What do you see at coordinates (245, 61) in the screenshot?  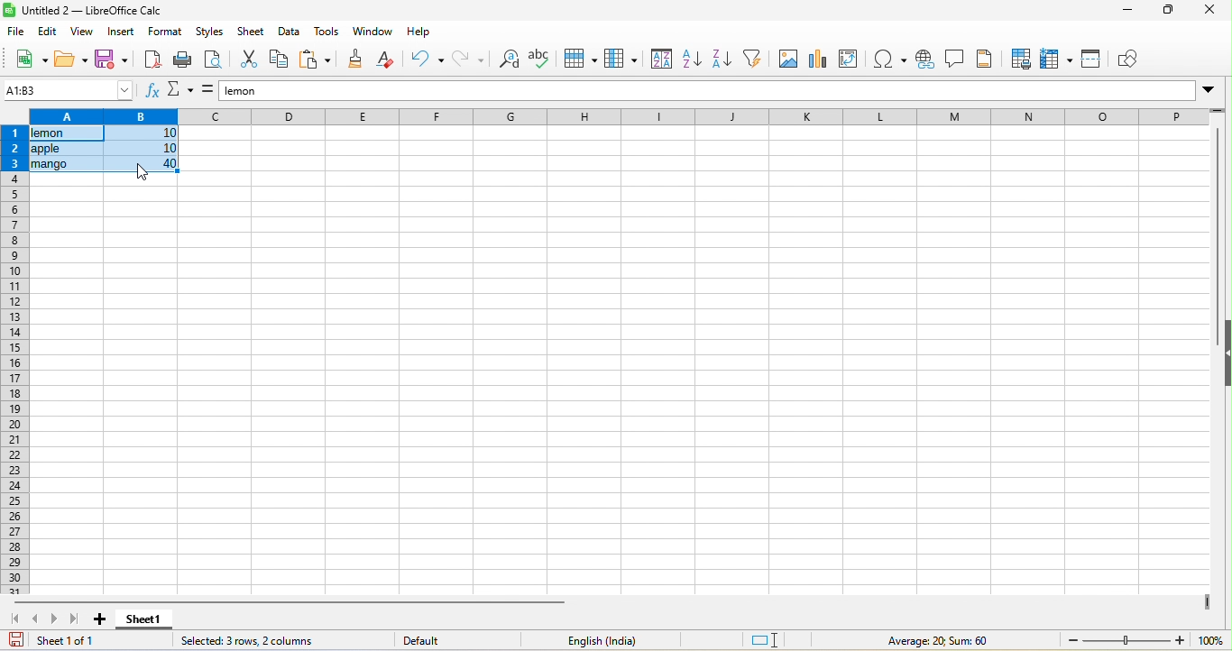 I see `cut` at bounding box center [245, 61].